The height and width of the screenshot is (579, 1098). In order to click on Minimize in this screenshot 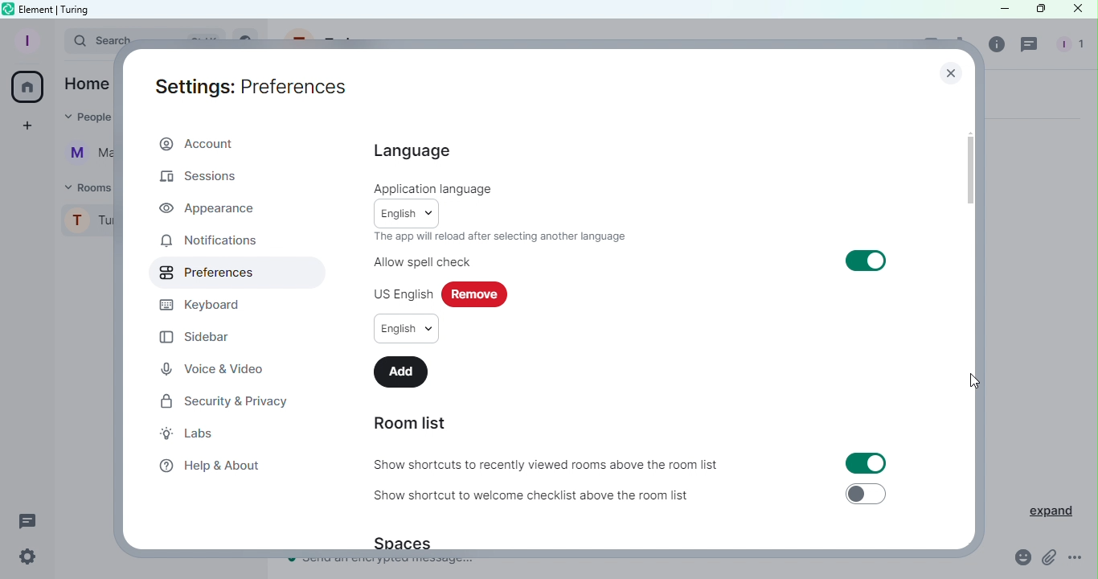, I will do `click(1001, 10)`.